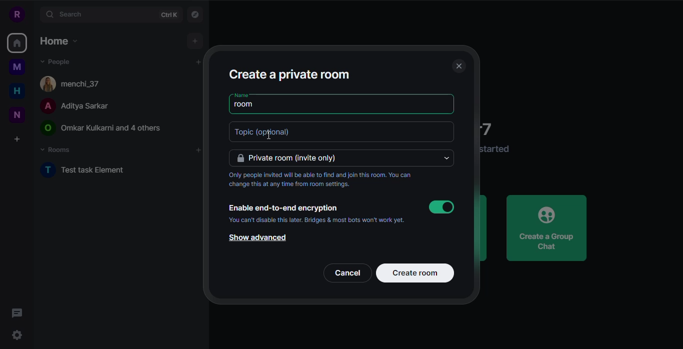 This screenshot has height=349, width=683. Describe the element at coordinates (197, 15) in the screenshot. I see `navigator` at that location.